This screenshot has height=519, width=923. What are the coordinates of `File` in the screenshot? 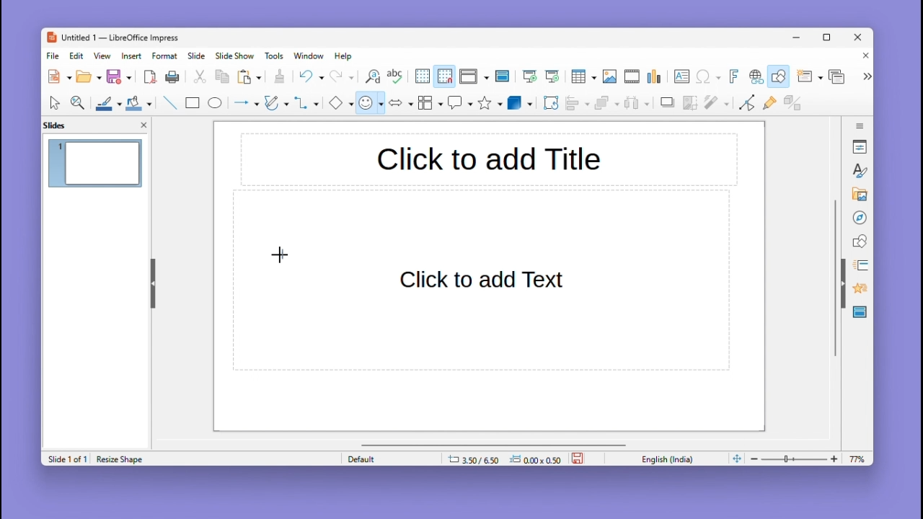 It's located at (53, 56).